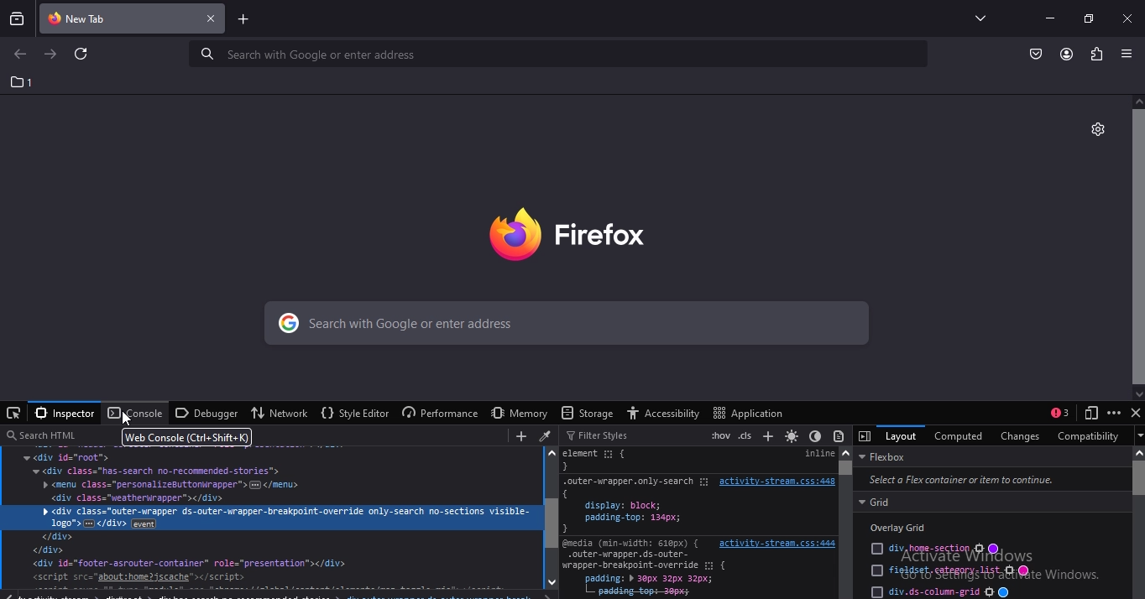  Describe the element at coordinates (567, 324) in the screenshot. I see `search` at that location.